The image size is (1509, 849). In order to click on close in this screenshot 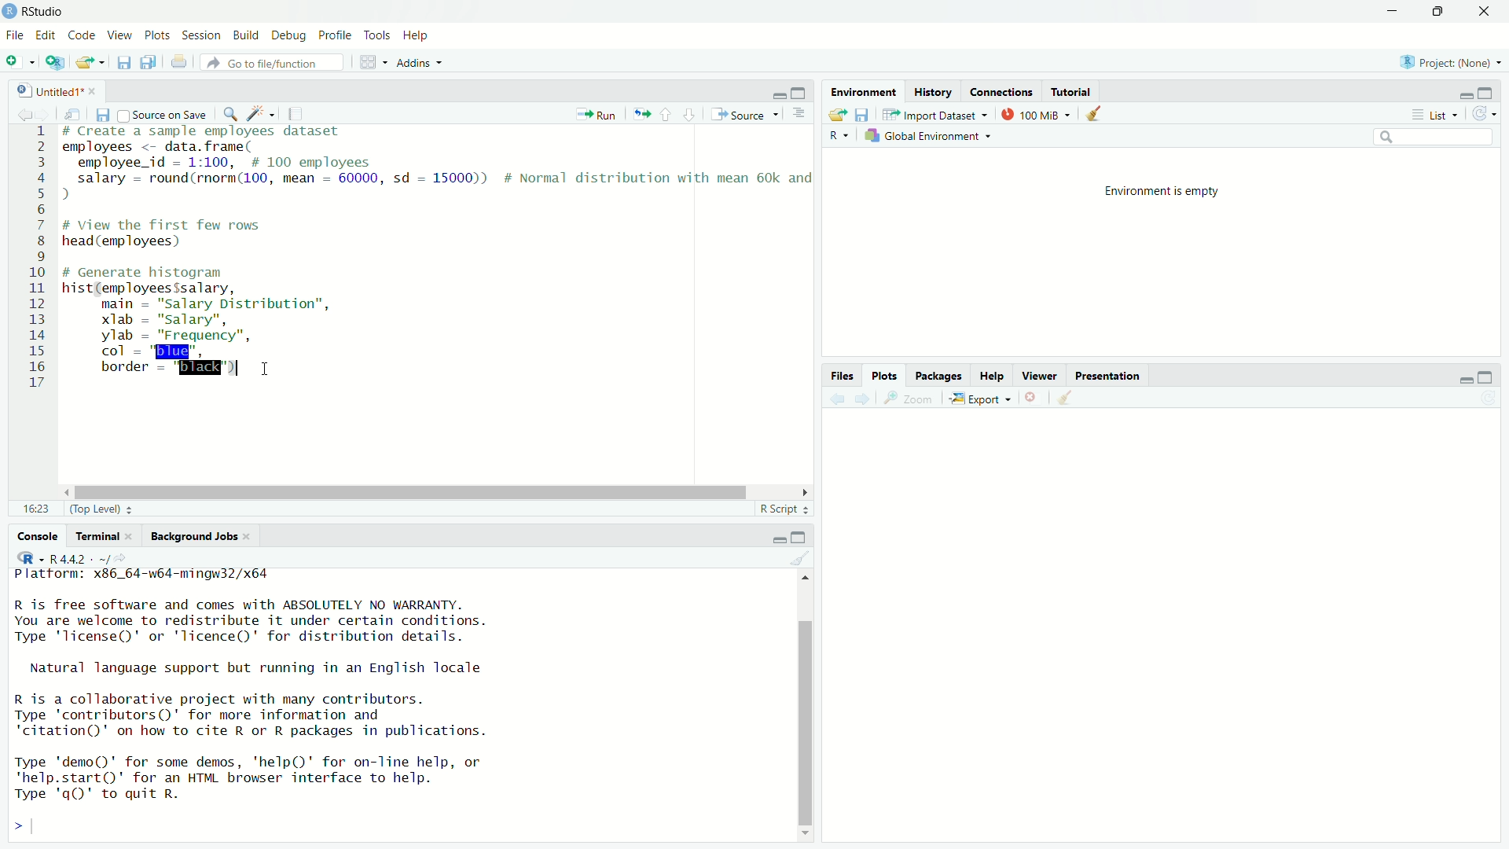, I will do `click(94, 91)`.